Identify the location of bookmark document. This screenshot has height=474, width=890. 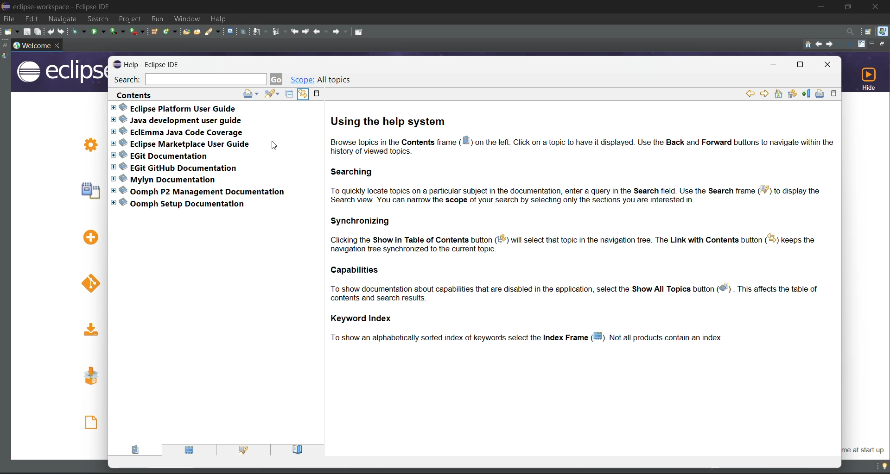
(807, 94).